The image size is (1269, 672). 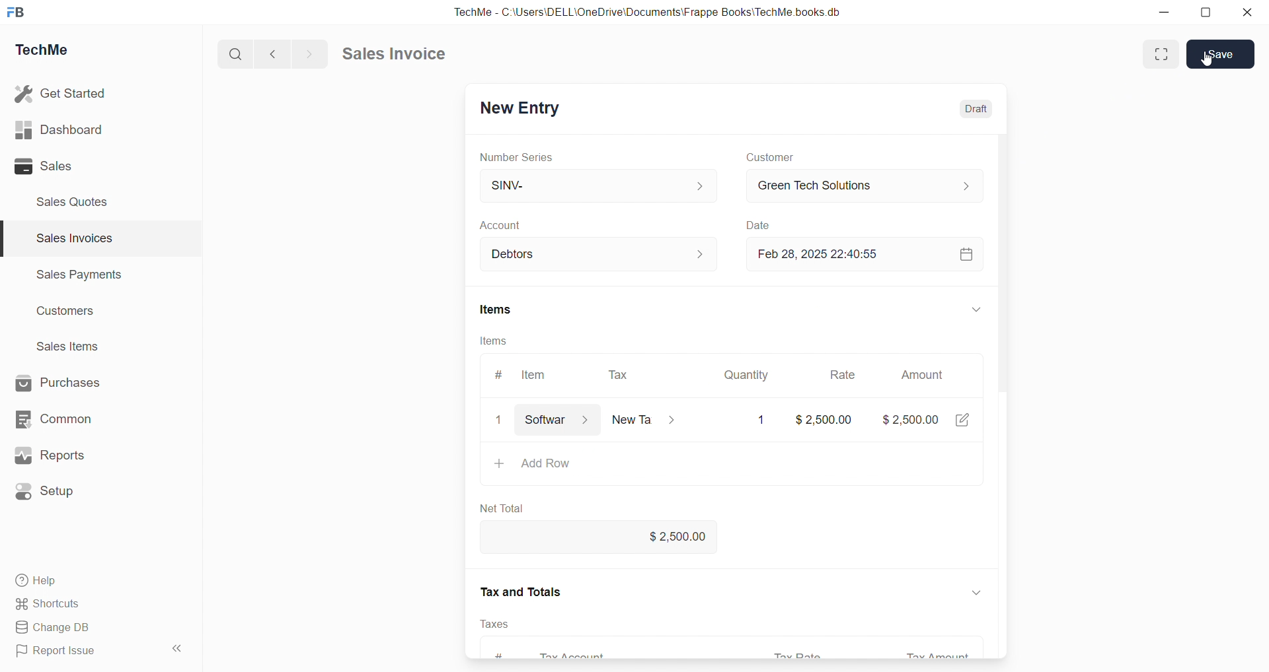 What do you see at coordinates (46, 492) in the screenshot?
I see `Setup` at bounding box center [46, 492].